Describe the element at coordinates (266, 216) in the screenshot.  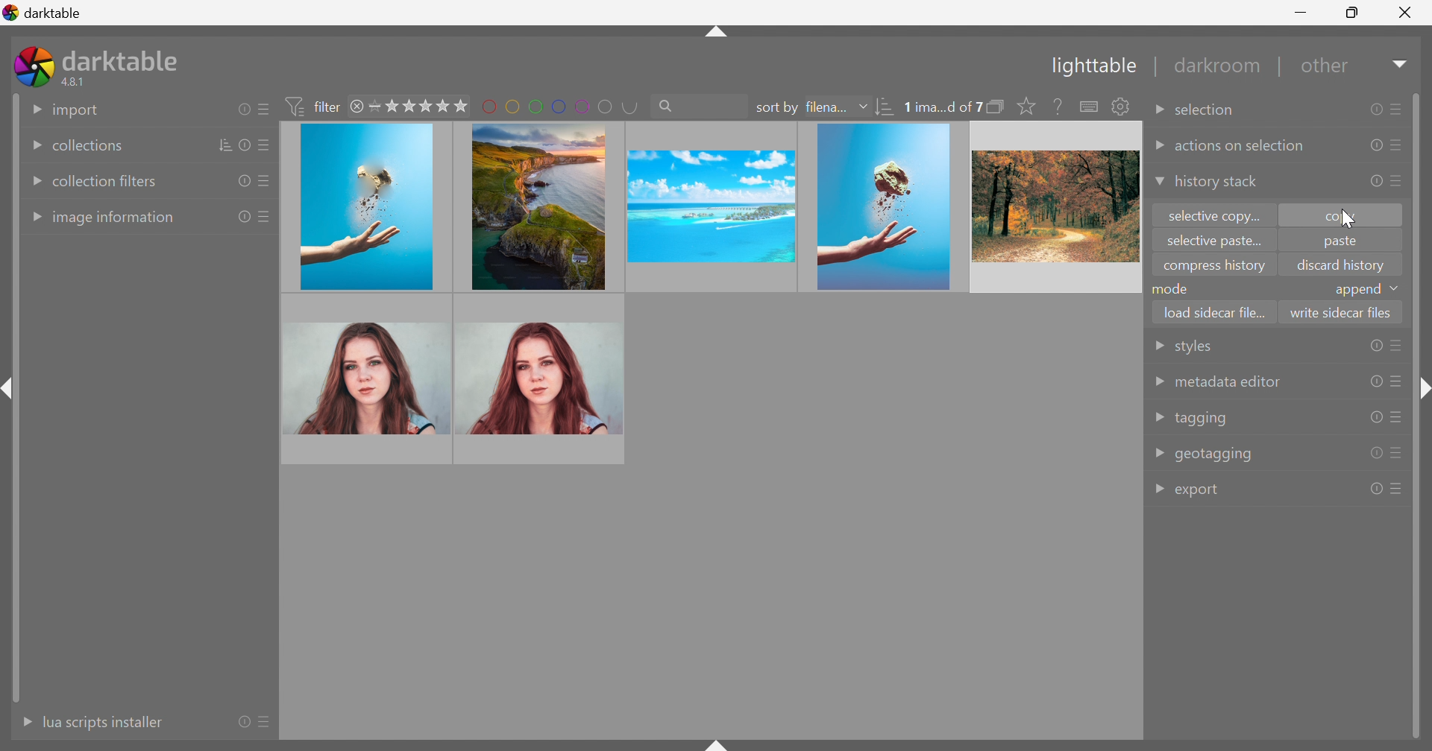
I see `presets` at that location.